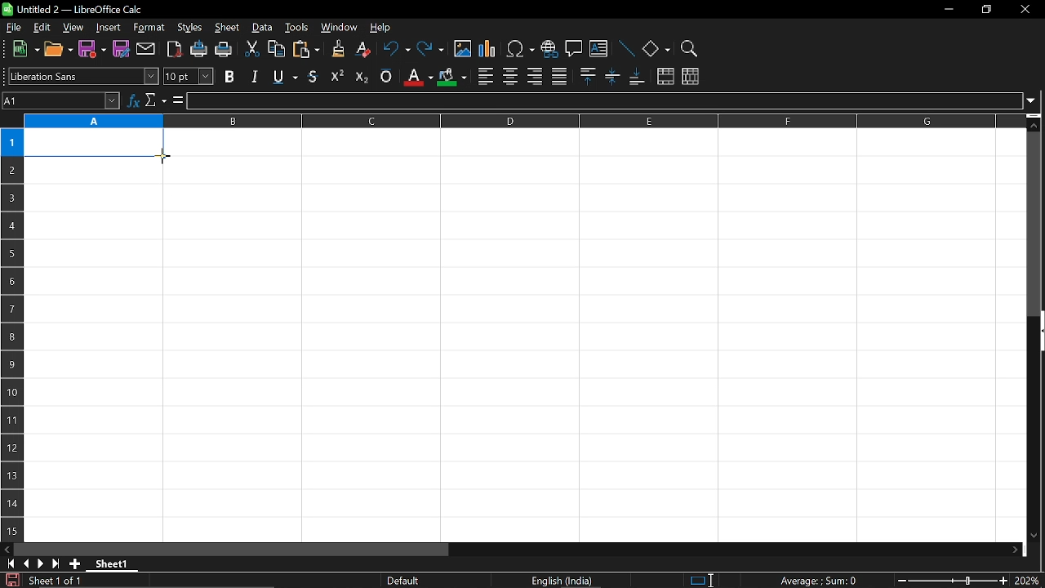 The width and height of the screenshot is (1045, 588). Describe the element at coordinates (1036, 123) in the screenshot. I see `move up` at that location.